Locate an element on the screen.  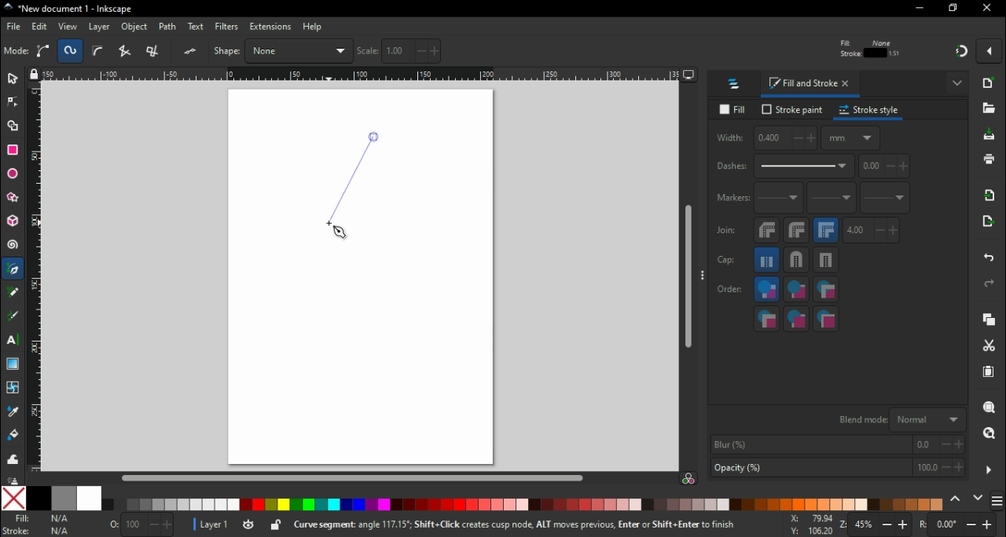
zoom im/zoom out is located at coordinates (876, 524).